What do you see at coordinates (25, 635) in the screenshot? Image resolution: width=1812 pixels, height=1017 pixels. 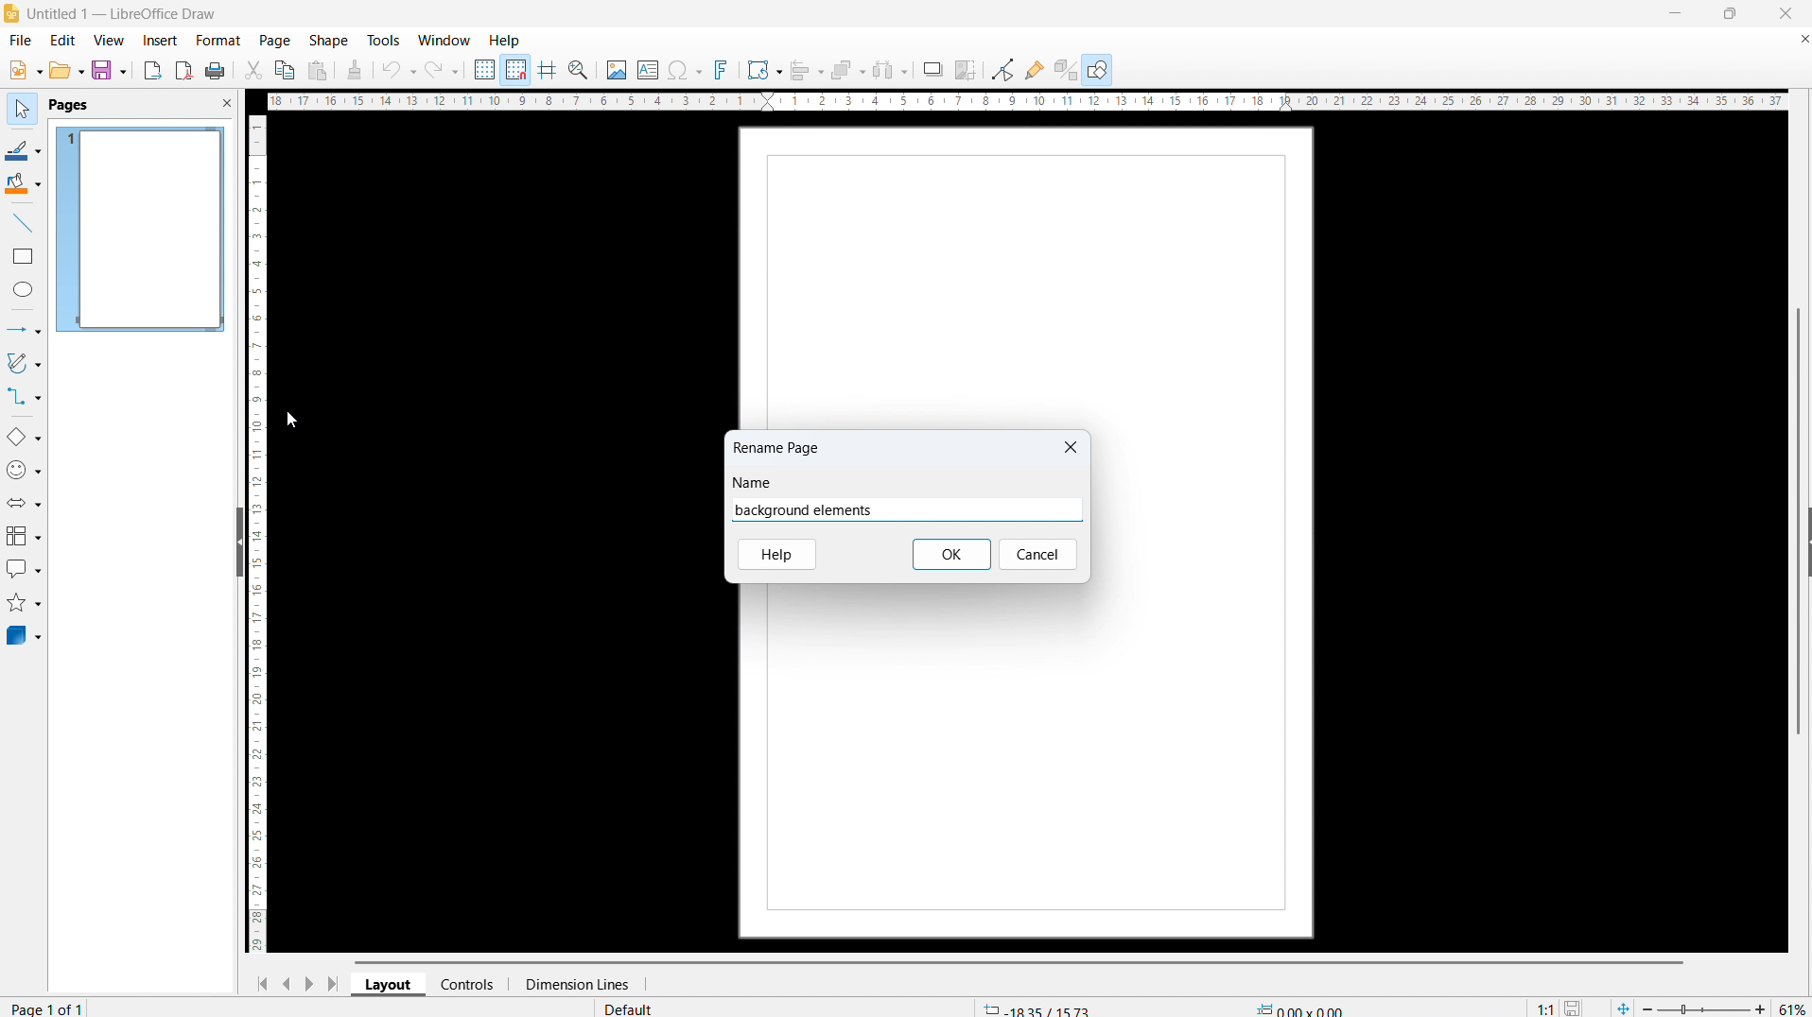 I see `3D objects` at bounding box center [25, 635].